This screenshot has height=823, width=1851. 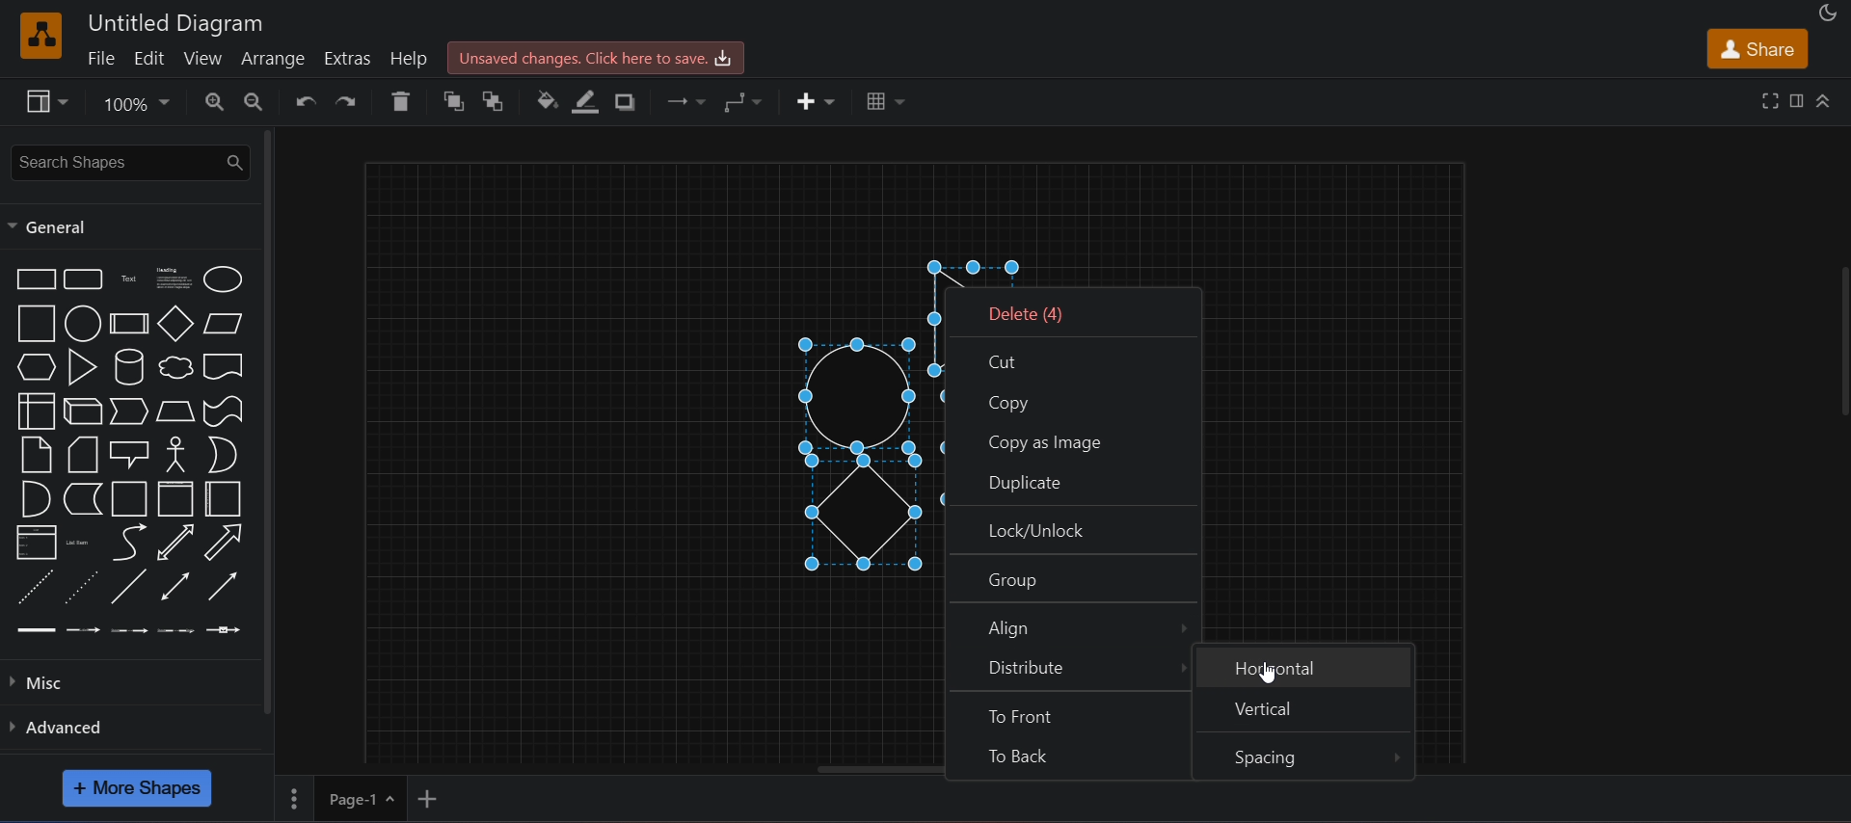 I want to click on cursor, so click(x=1270, y=674).